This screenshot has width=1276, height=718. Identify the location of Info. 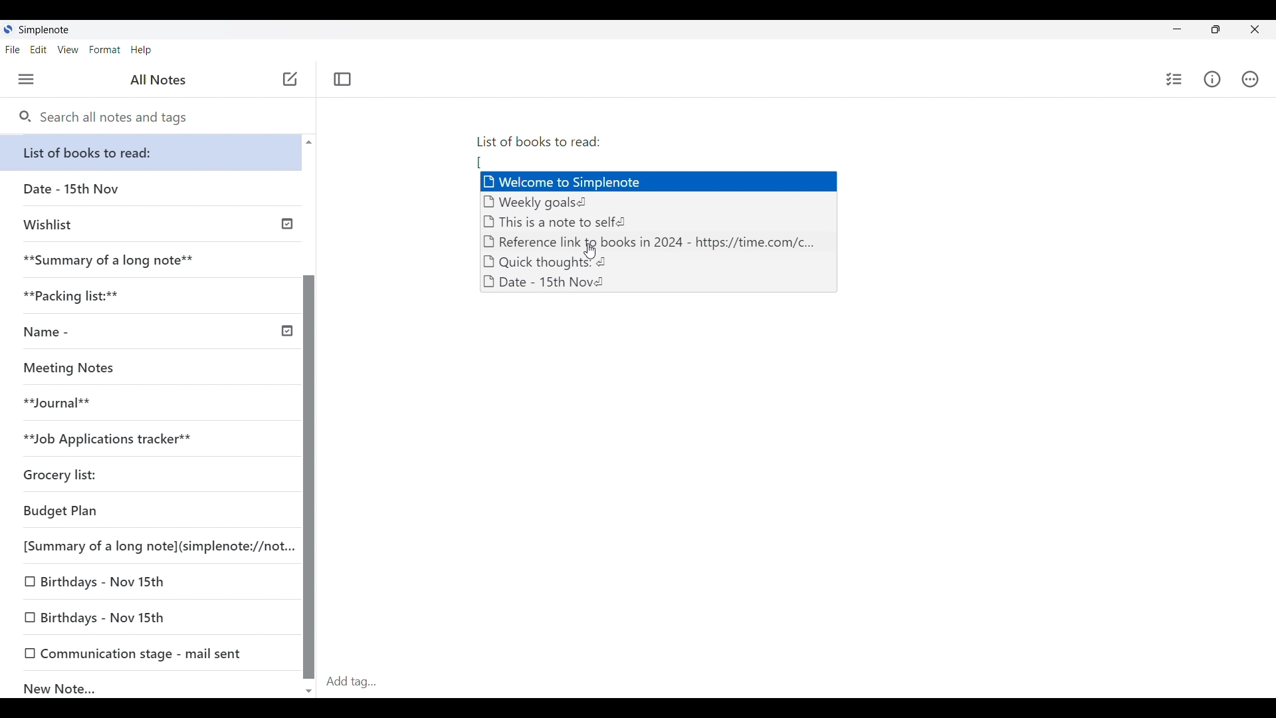
(1212, 79).